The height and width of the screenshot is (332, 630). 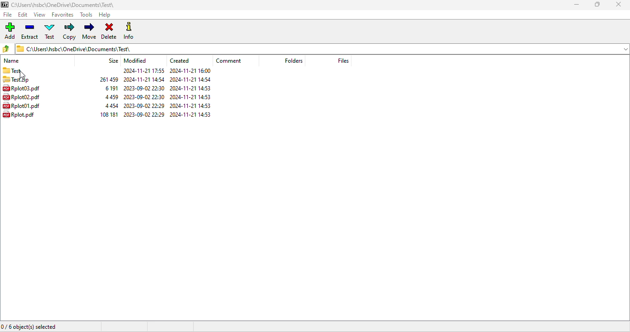 I want to click on 2023-09-02 22:29, so click(x=144, y=115).